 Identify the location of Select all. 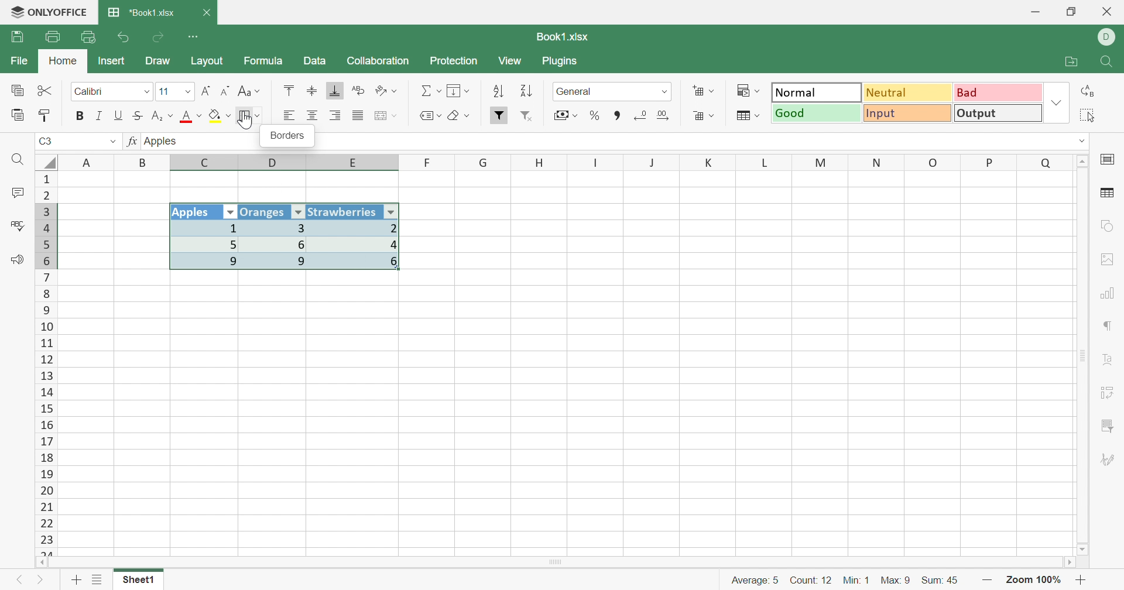
(1092, 115).